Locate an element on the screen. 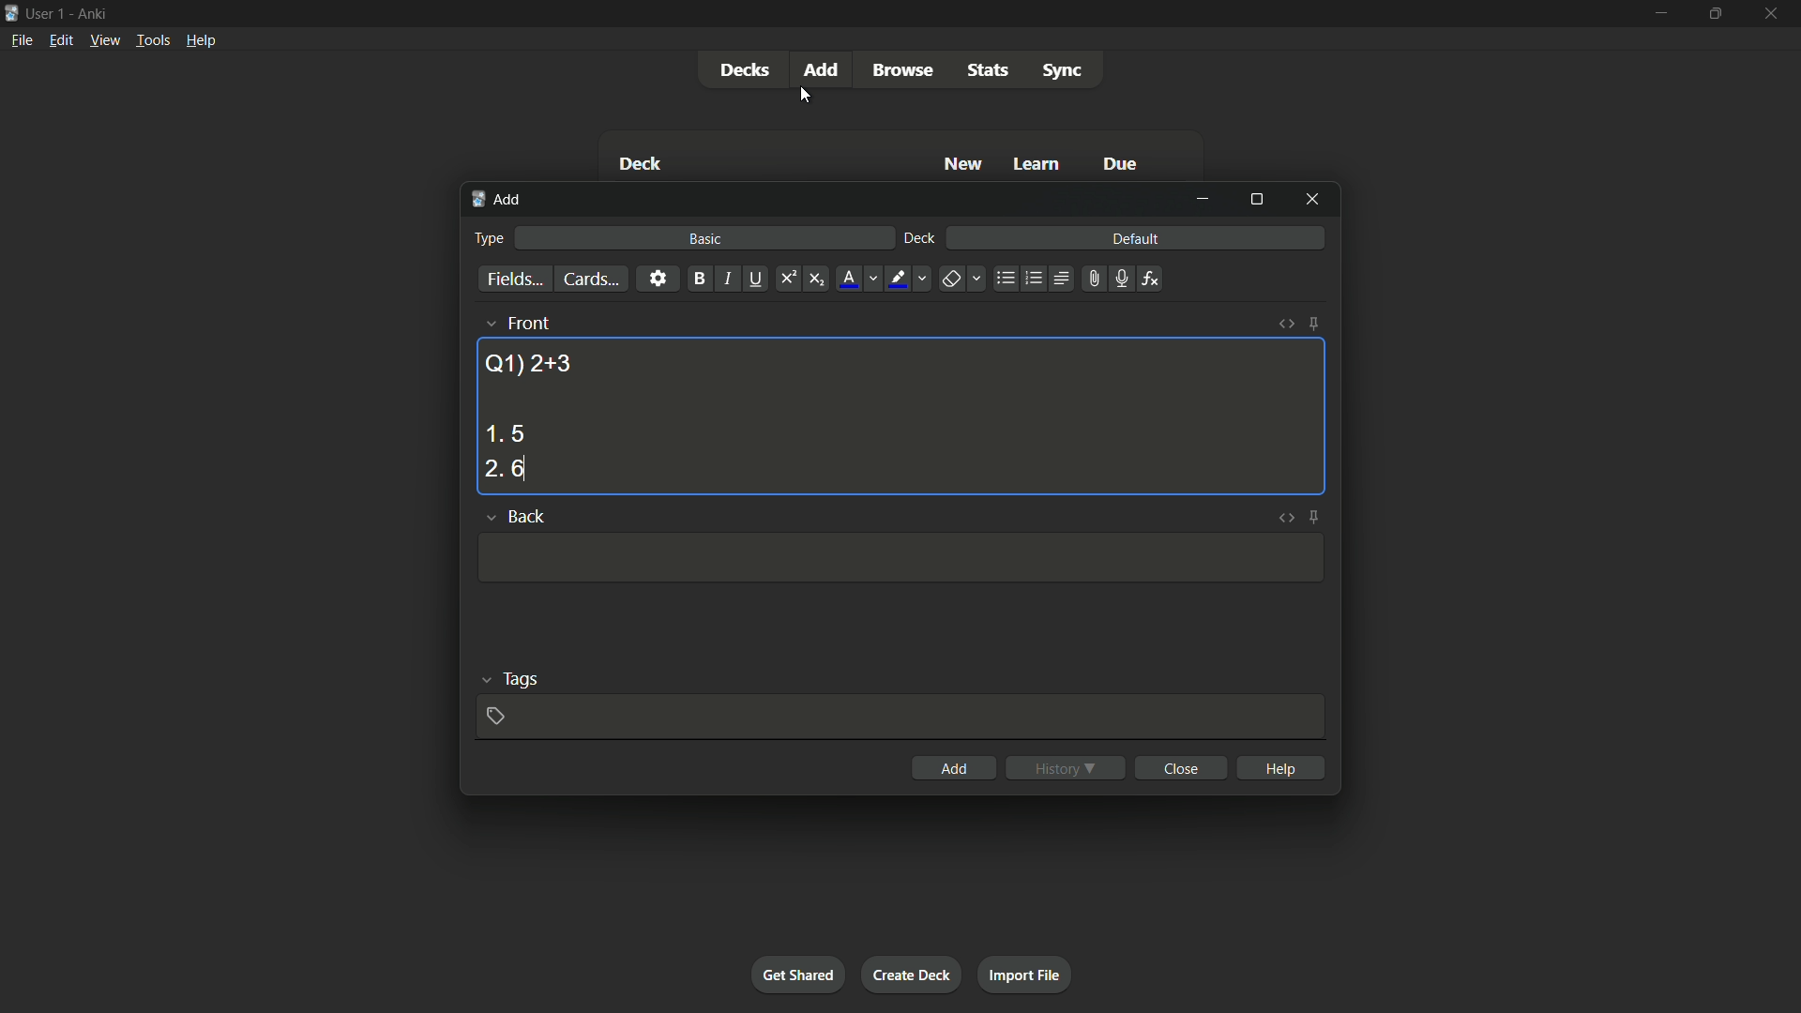  cards is located at coordinates (590, 280).